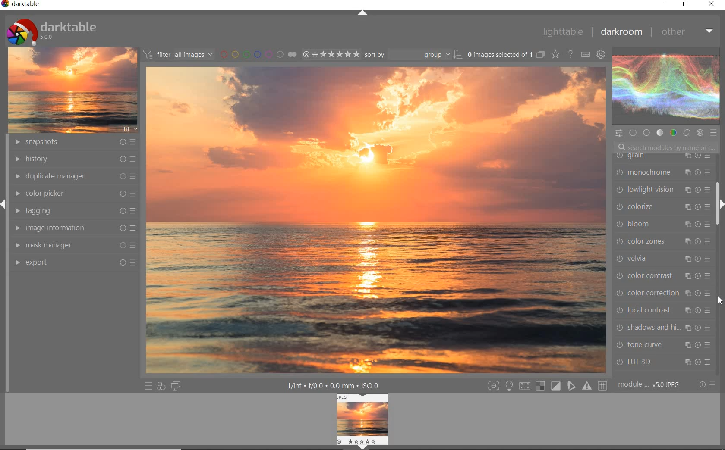  What do you see at coordinates (720, 301) in the screenshot?
I see `CURSOR POSITION` at bounding box center [720, 301].